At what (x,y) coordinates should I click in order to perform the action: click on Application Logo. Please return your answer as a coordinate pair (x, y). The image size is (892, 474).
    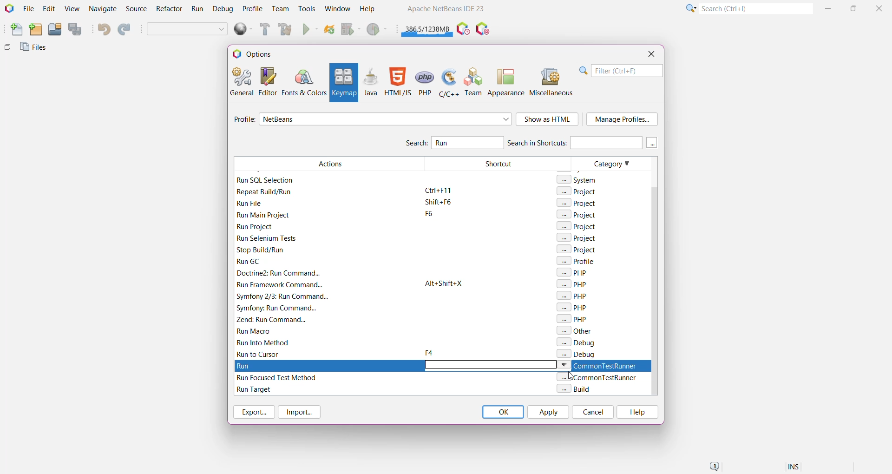
    Looking at the image, I should click on (8, 9).